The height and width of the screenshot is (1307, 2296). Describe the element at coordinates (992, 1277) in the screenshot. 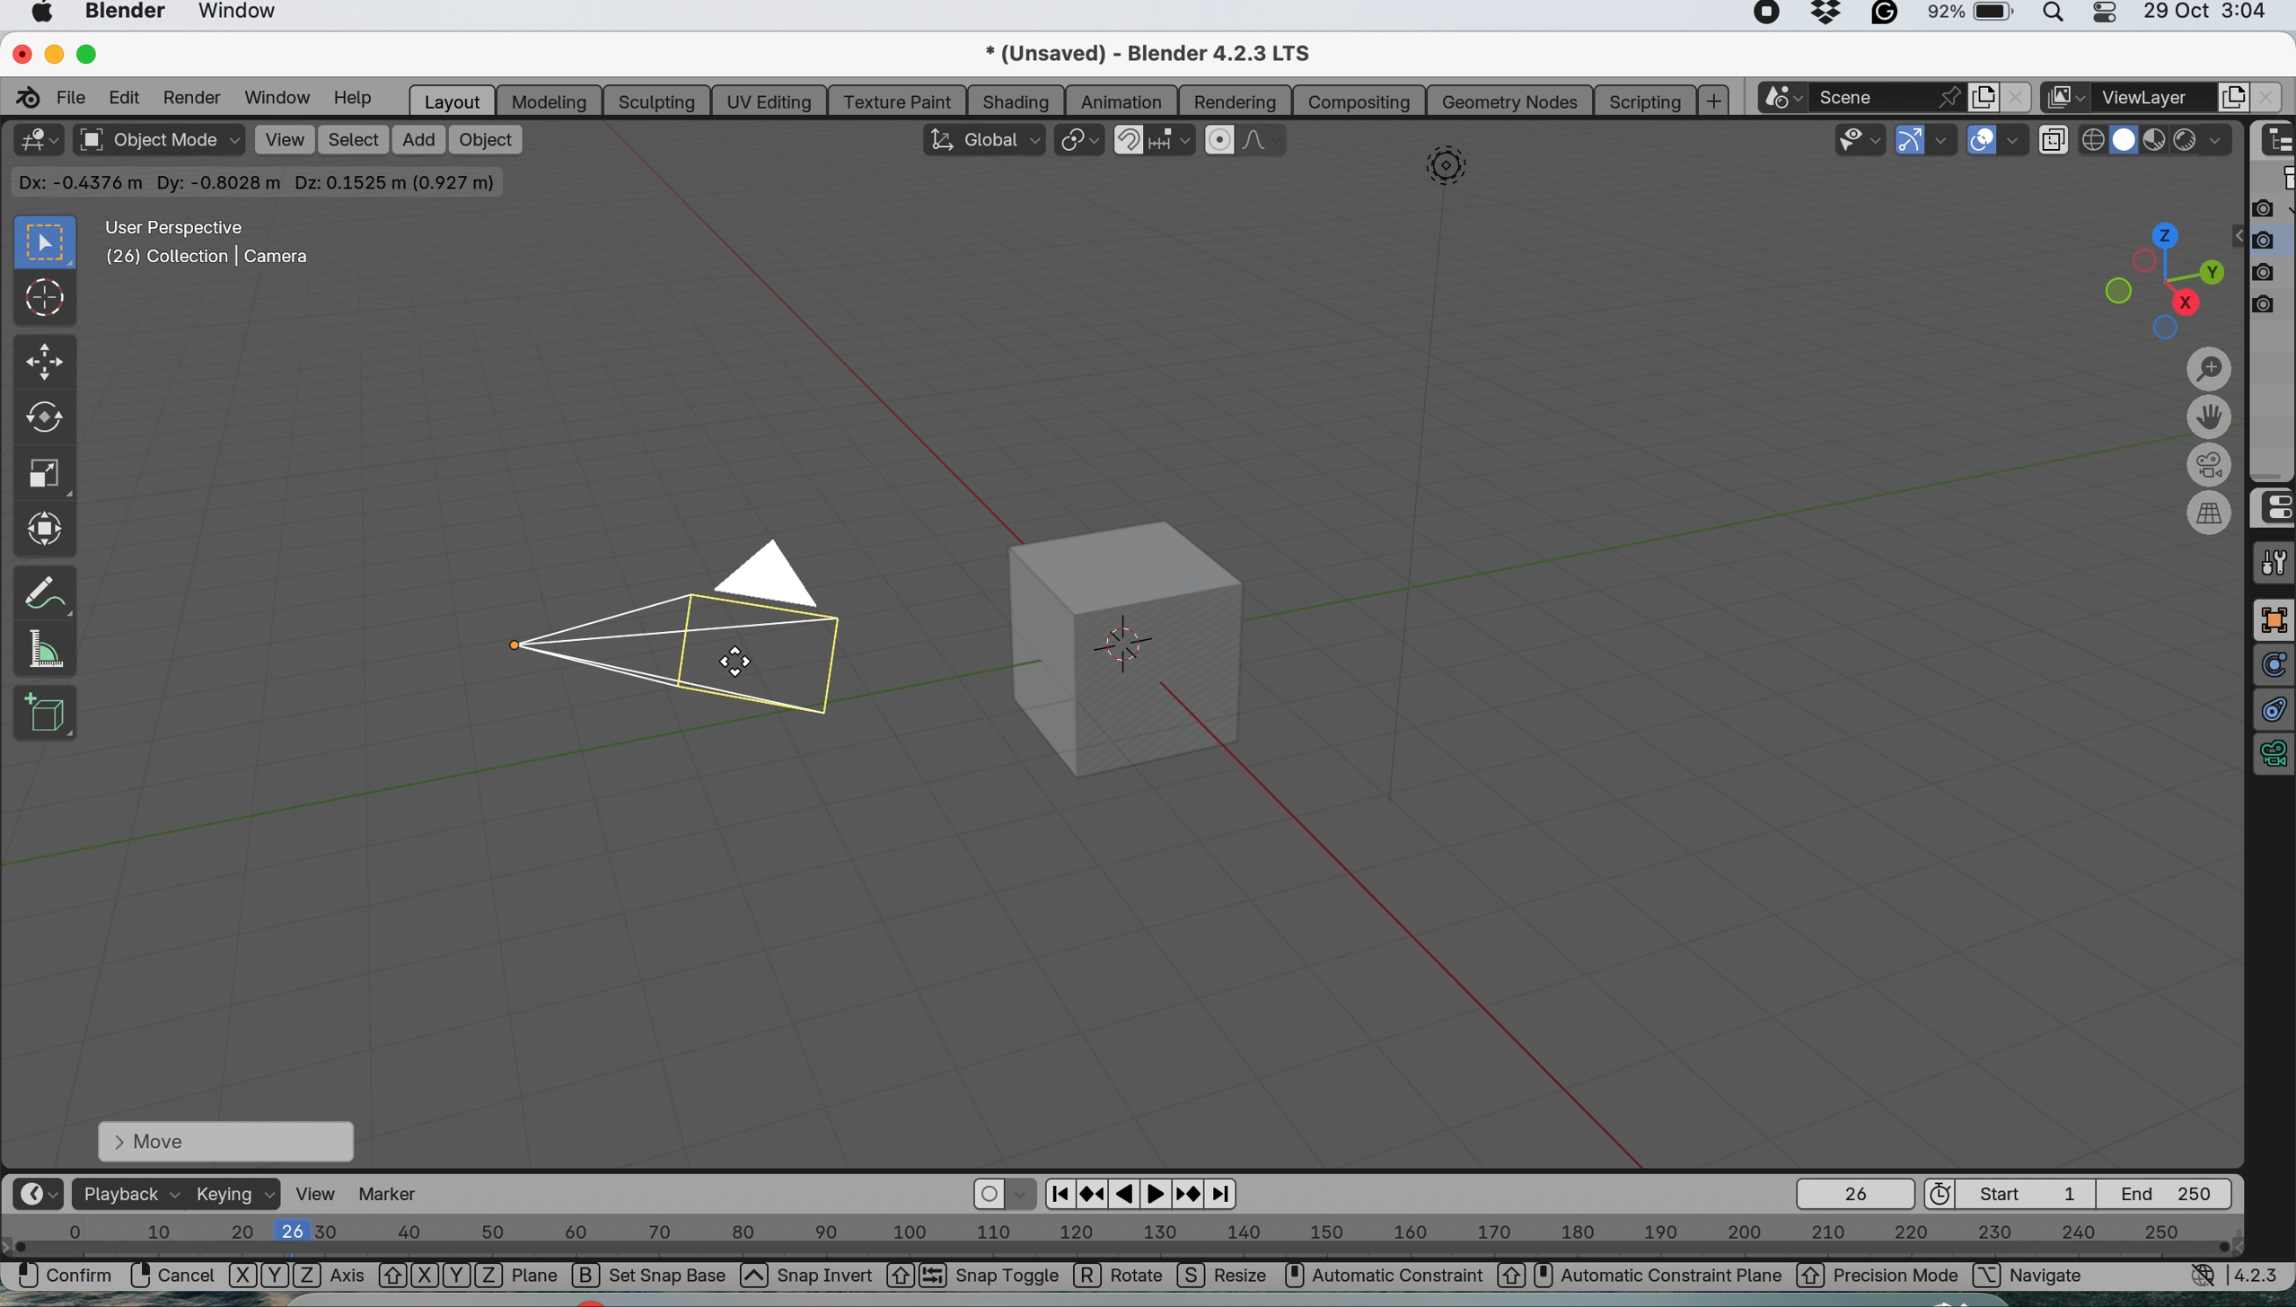

I see `snap toggle` at that location.